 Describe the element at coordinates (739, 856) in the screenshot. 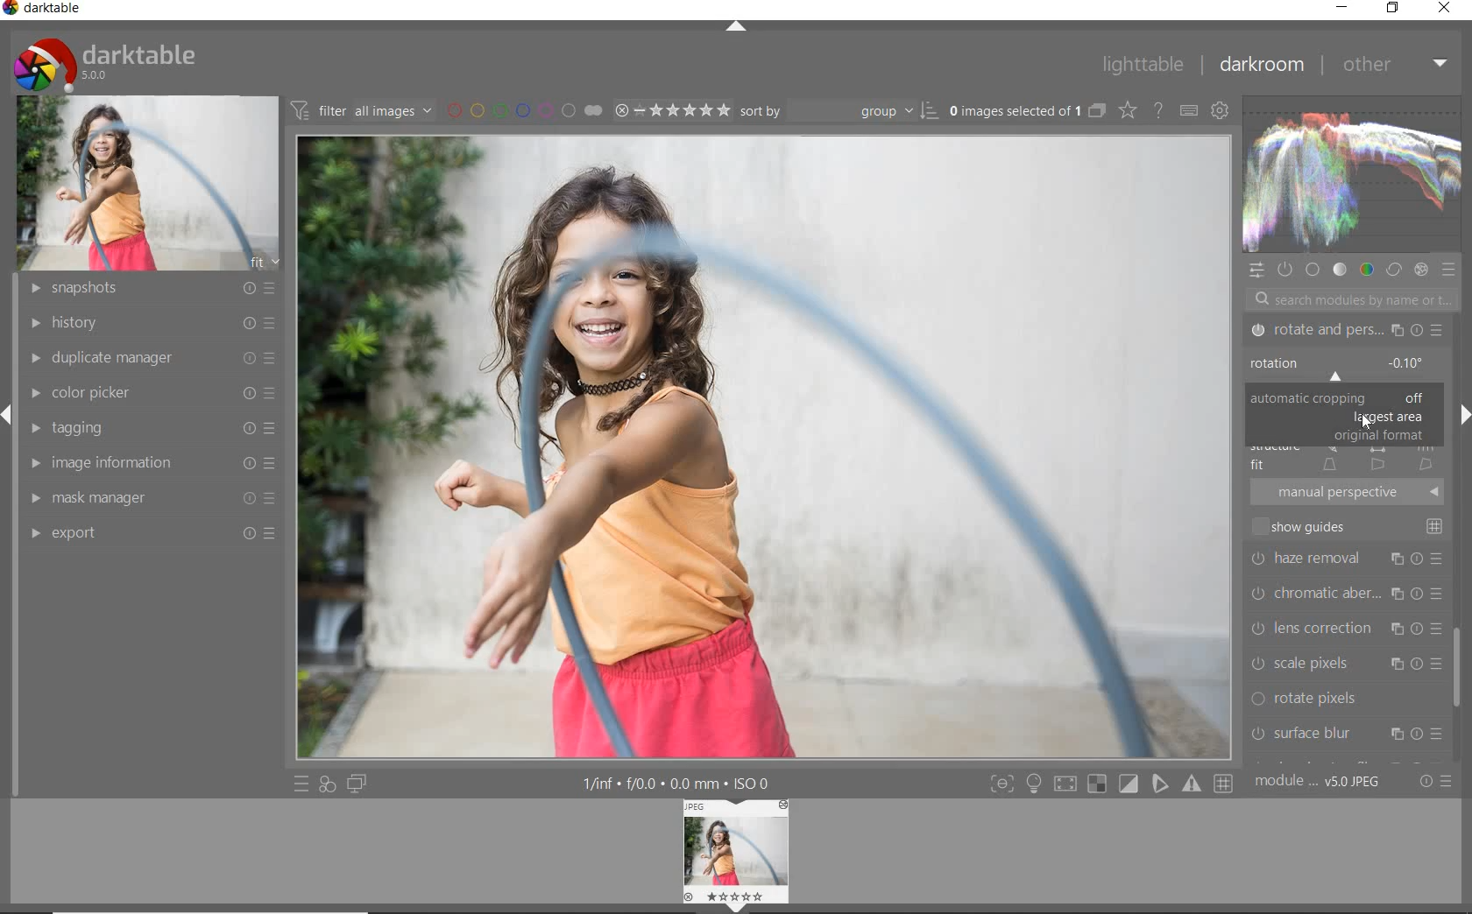

I see `image preview` at that location.